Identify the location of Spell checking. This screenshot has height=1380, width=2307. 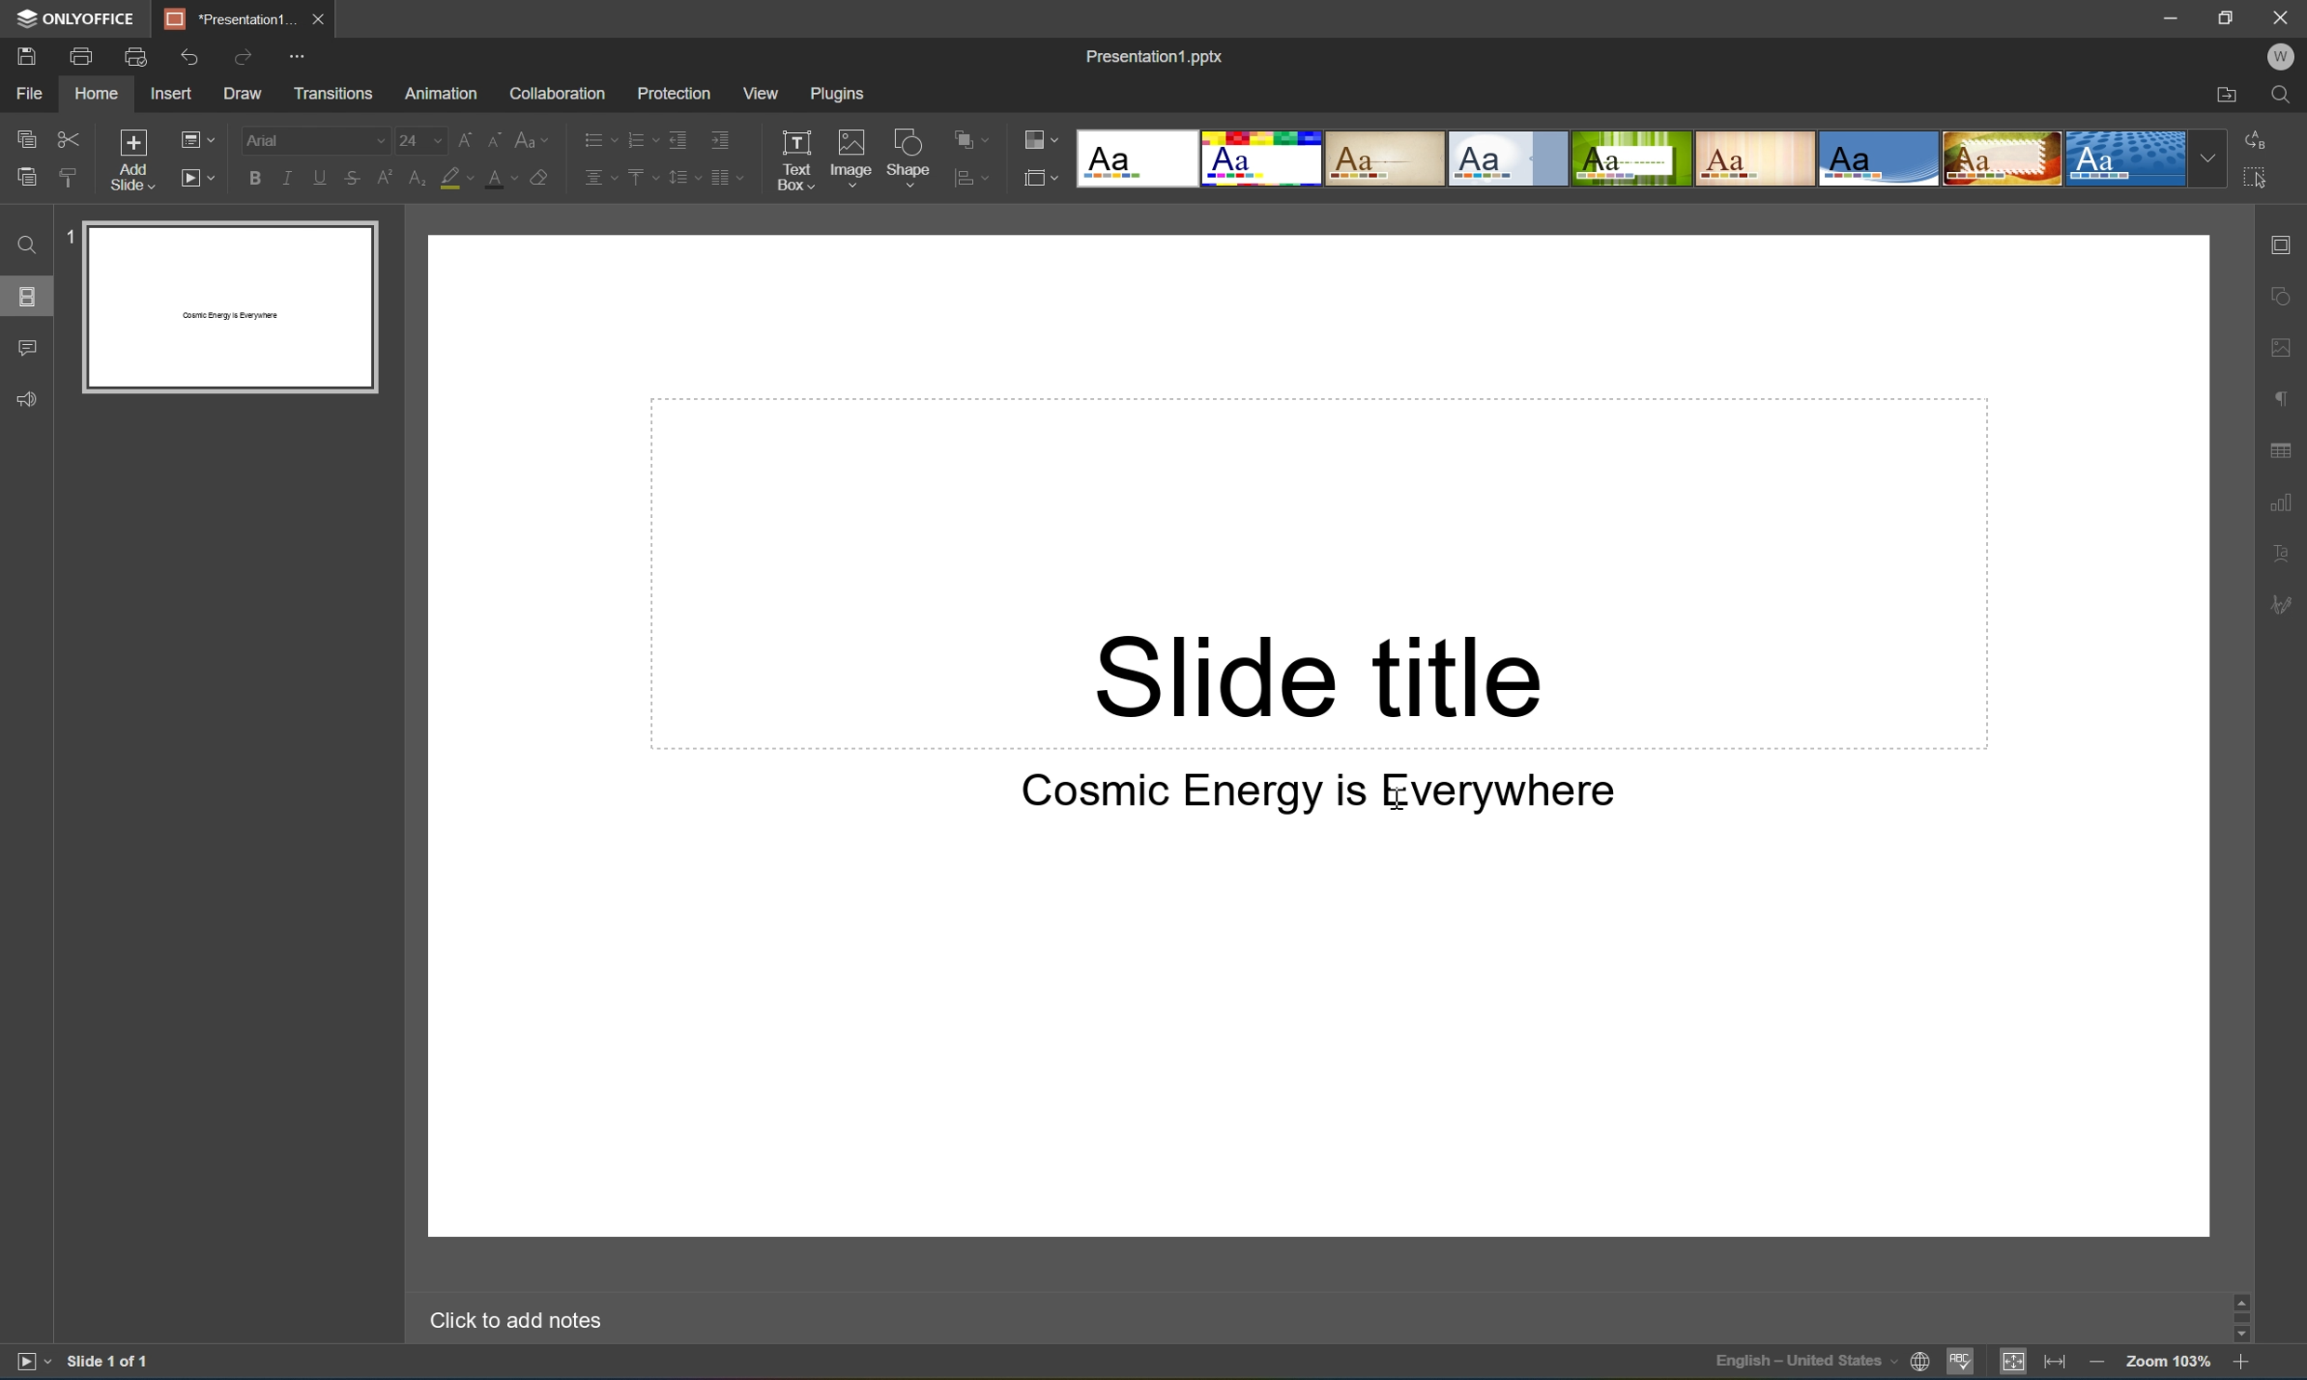
(1963, 1365).